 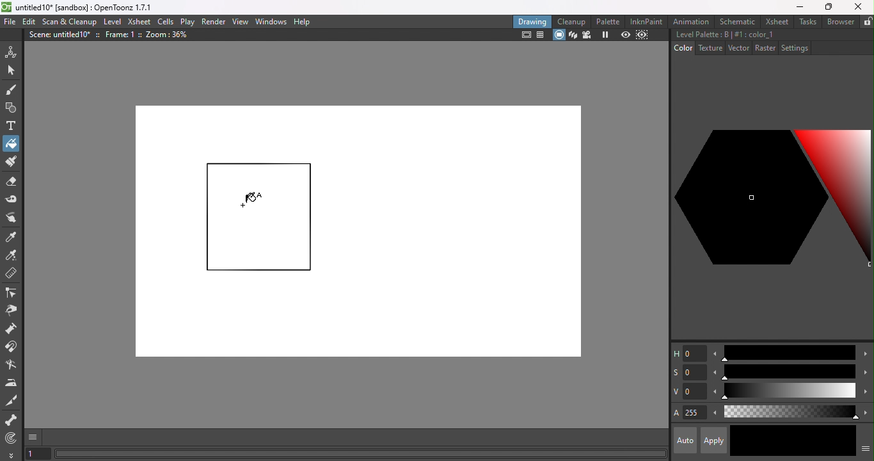 What do you see at coordinates (790, 412) in the screenshot?
I see `Slide bar` at bounding box center [790, 412].